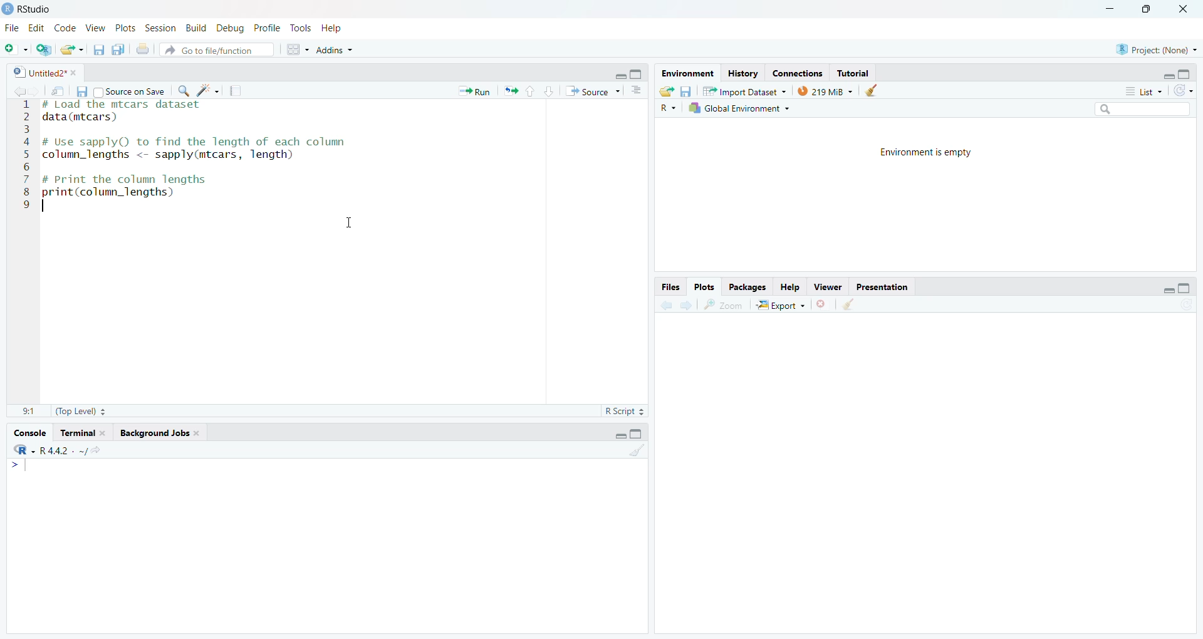  Describe the element at coordinates (126, 28) in the screenshot. I see `Plots` at that location.